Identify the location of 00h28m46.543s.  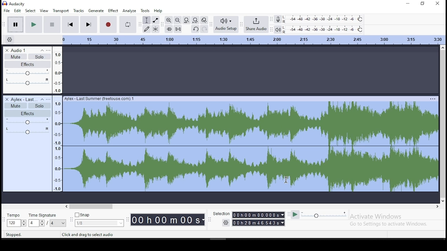
(258, 223).